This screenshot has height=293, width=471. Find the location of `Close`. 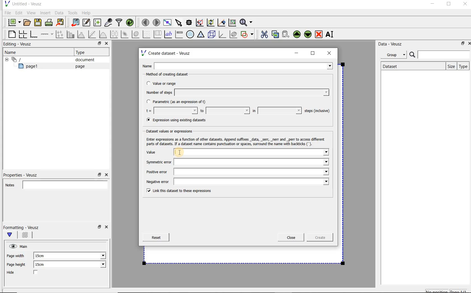

Close is located at coordinates (106, 44).